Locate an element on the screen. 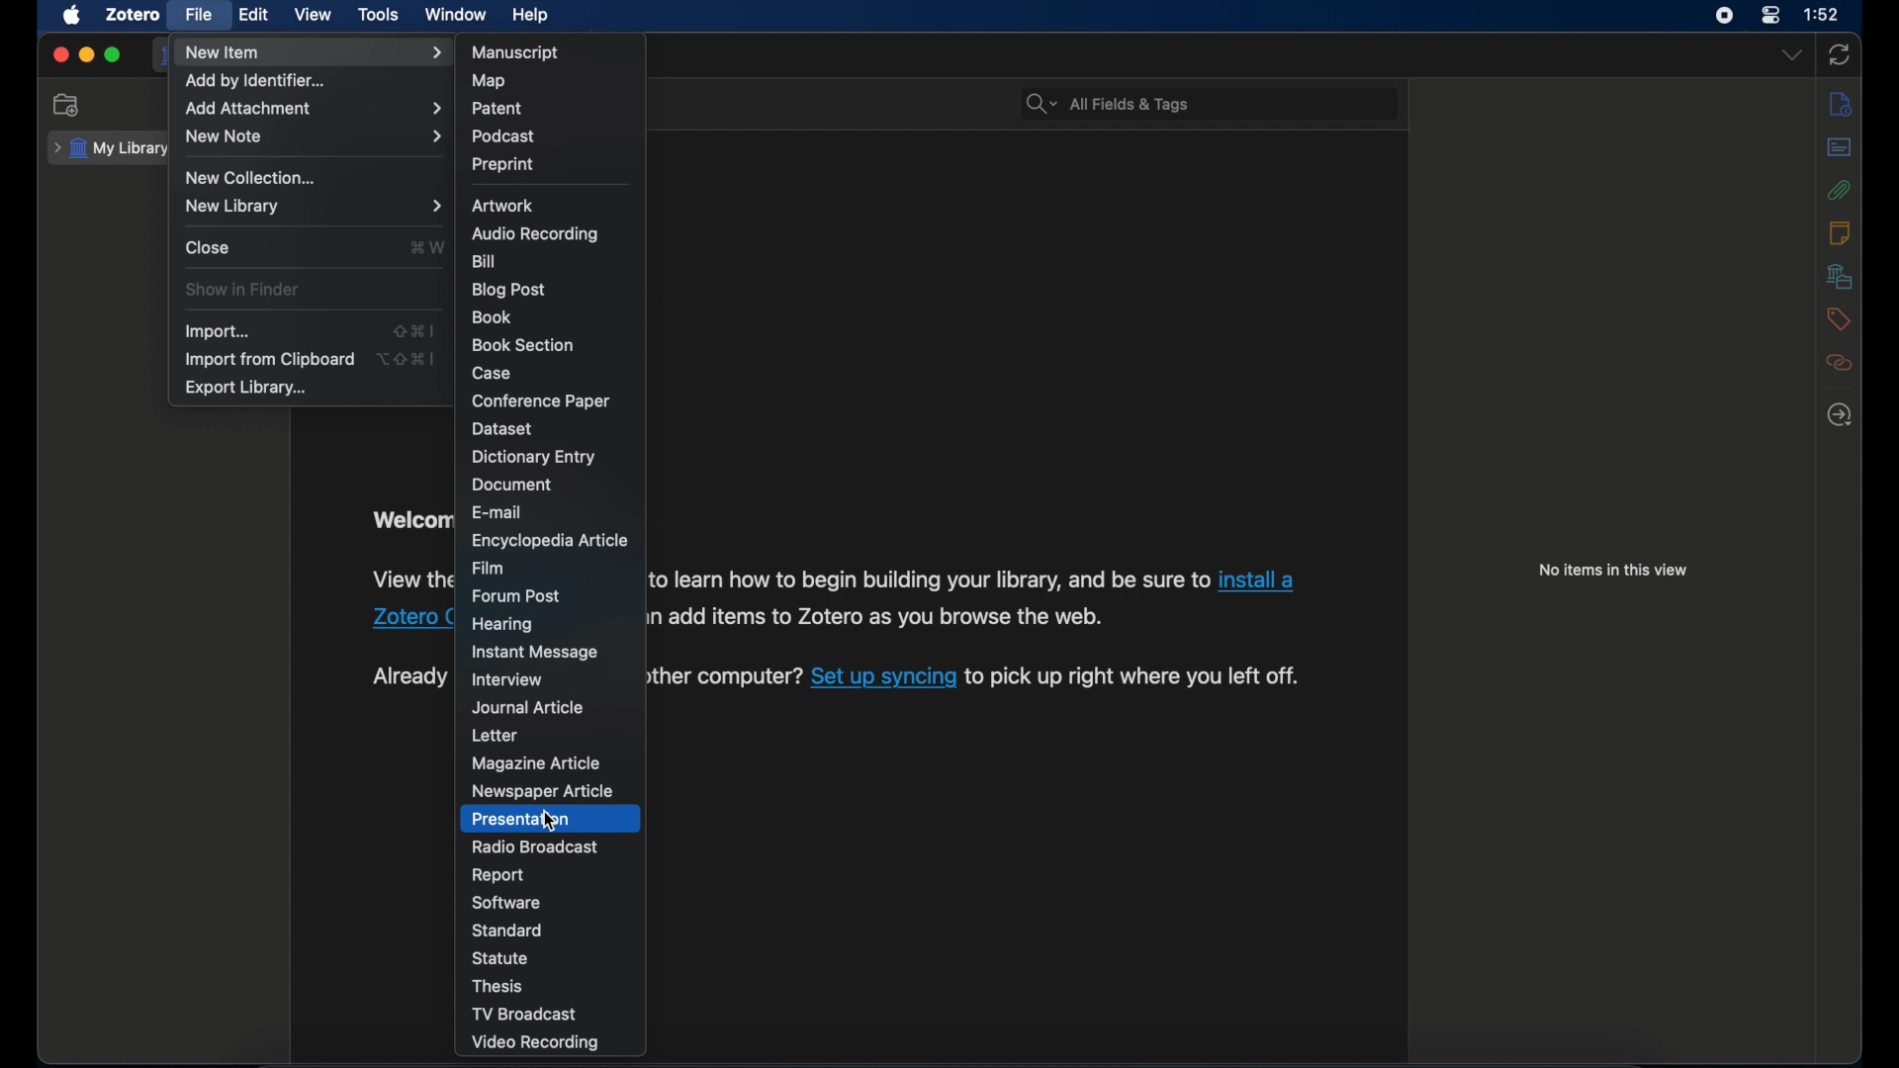  help is located at coordinates (530, 14).